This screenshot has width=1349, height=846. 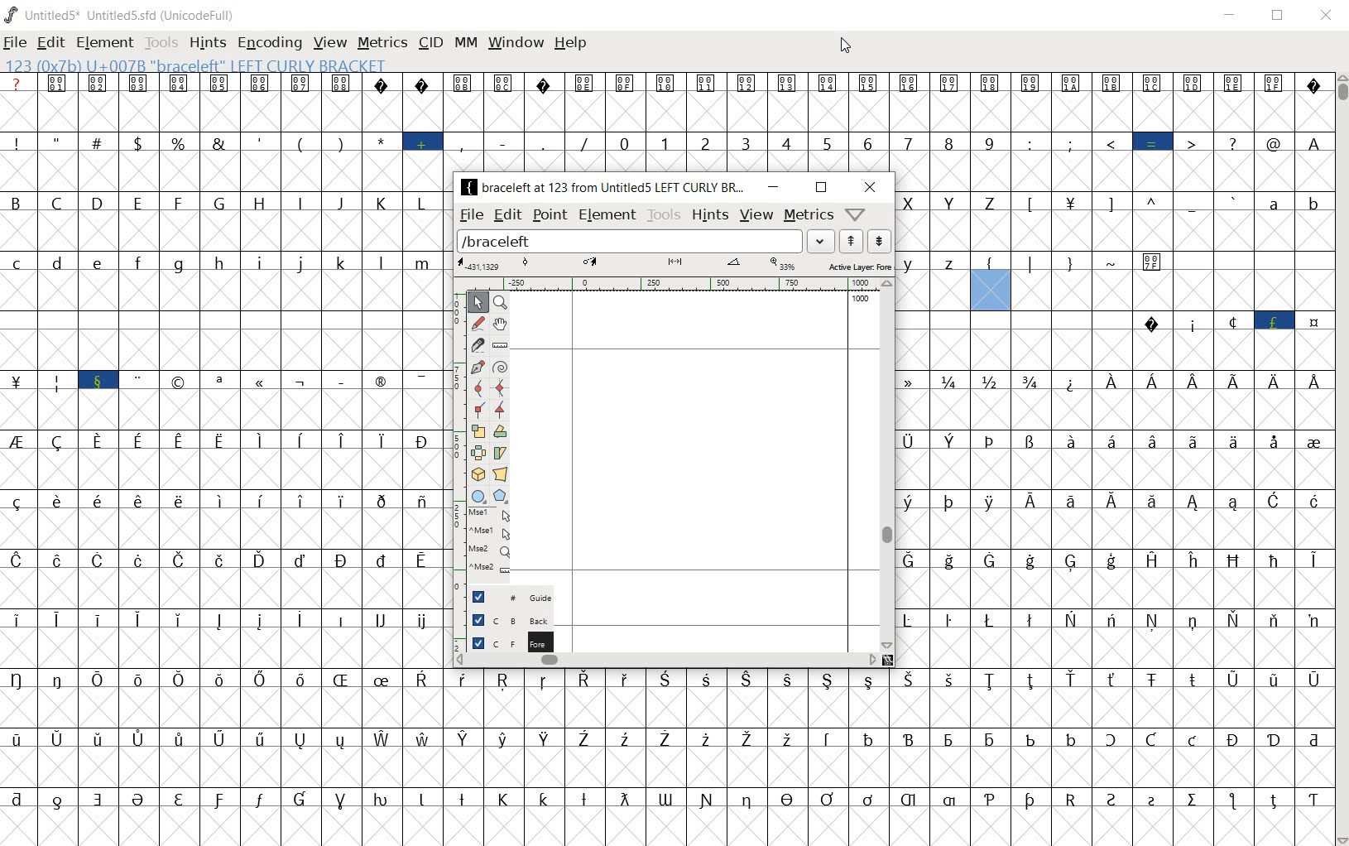 What do you see at coordinates (808, 216) in the screenshot?
I see `metrics` at bounding box center [808, 216].